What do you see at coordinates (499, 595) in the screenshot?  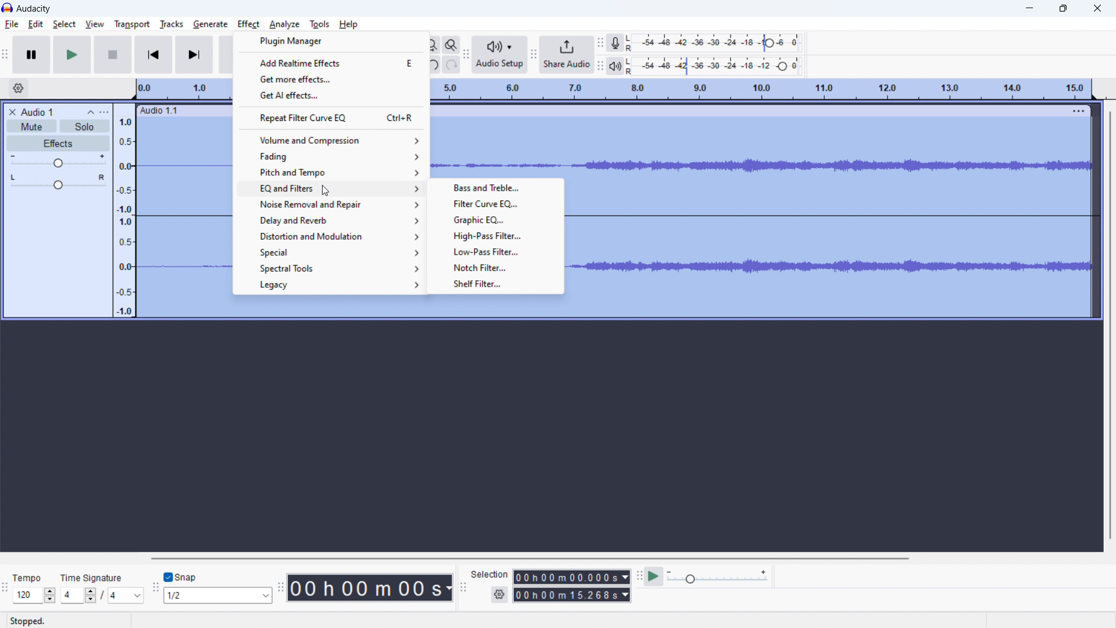 I see `settings` at bounding box center [499, 595].